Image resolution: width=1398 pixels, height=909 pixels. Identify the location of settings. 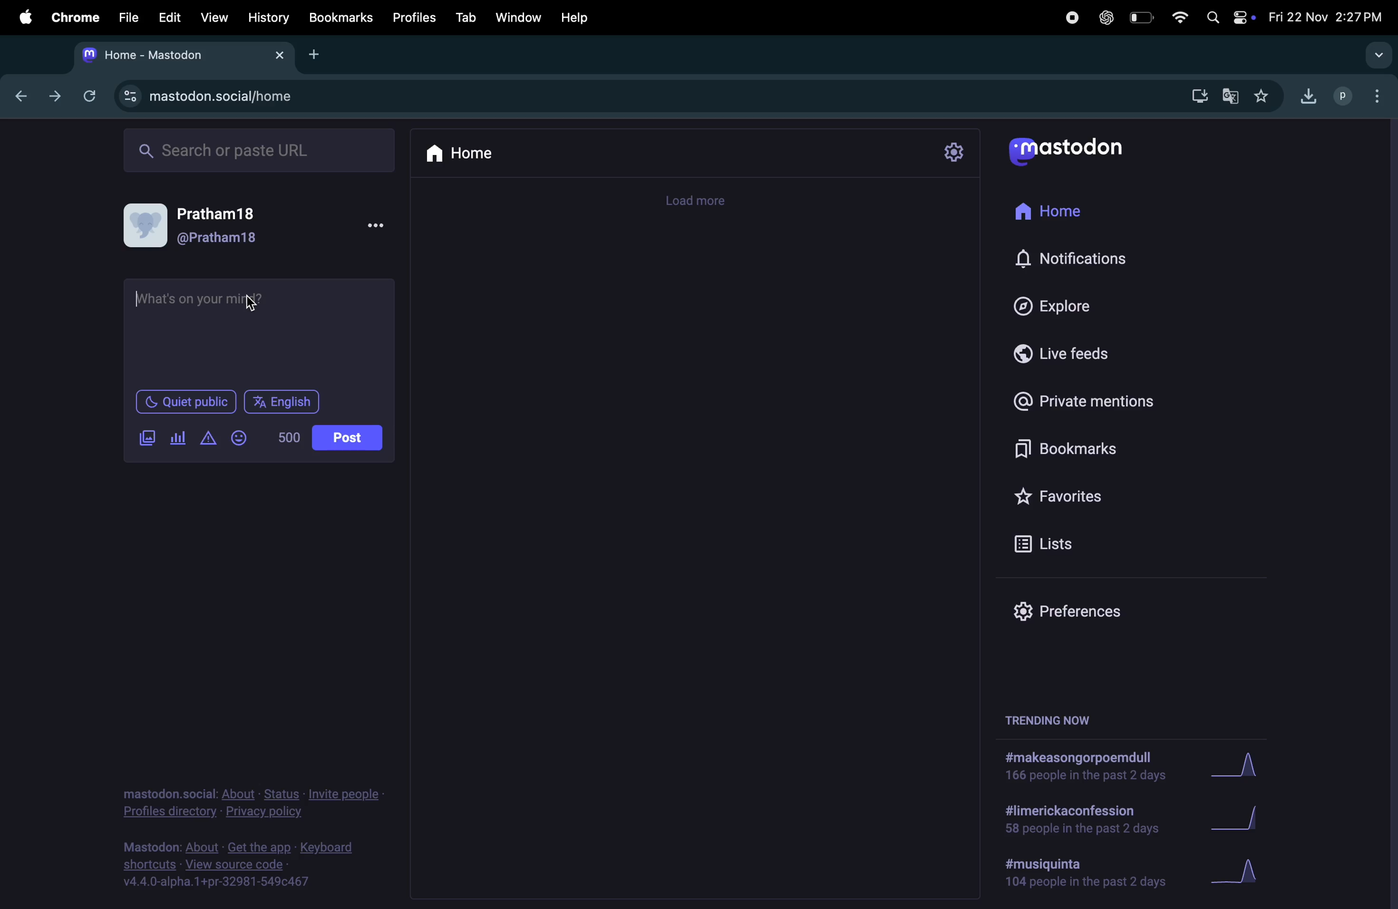
(955, 153).